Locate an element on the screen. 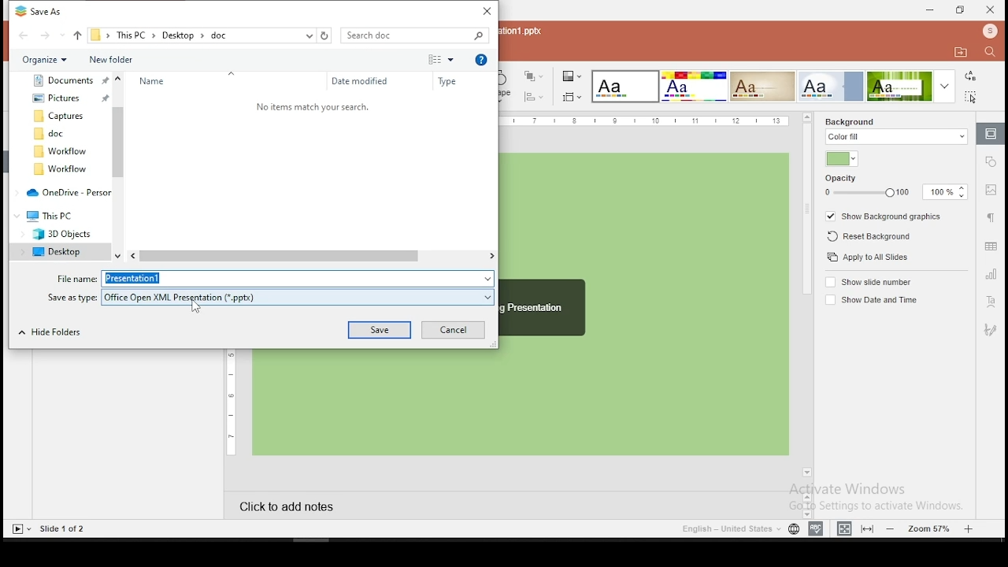  select color theme is located at coordinates (901, 87).